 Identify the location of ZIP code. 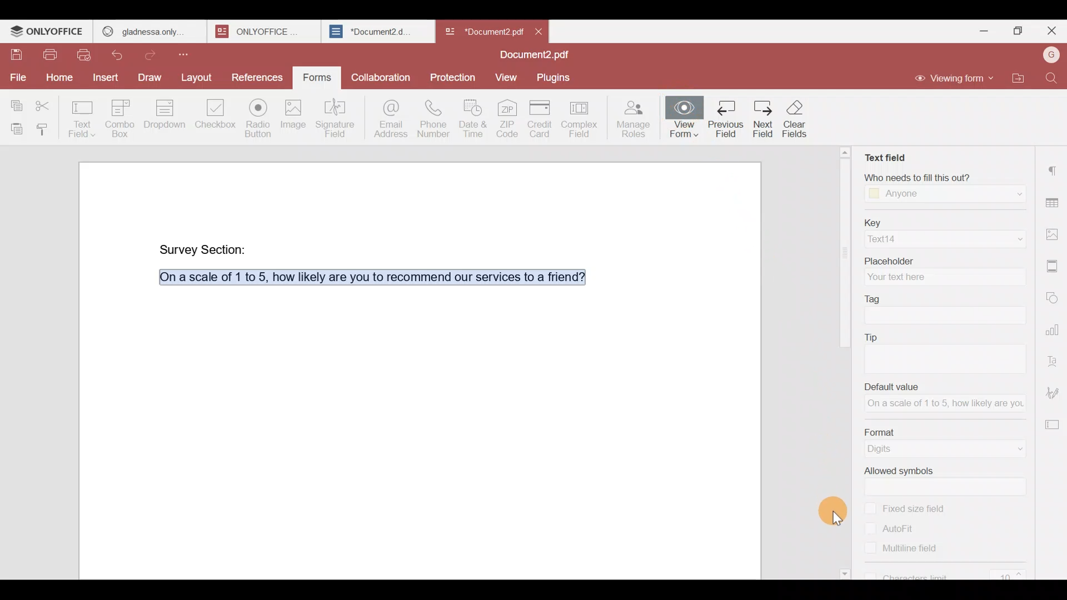
(509, 117).